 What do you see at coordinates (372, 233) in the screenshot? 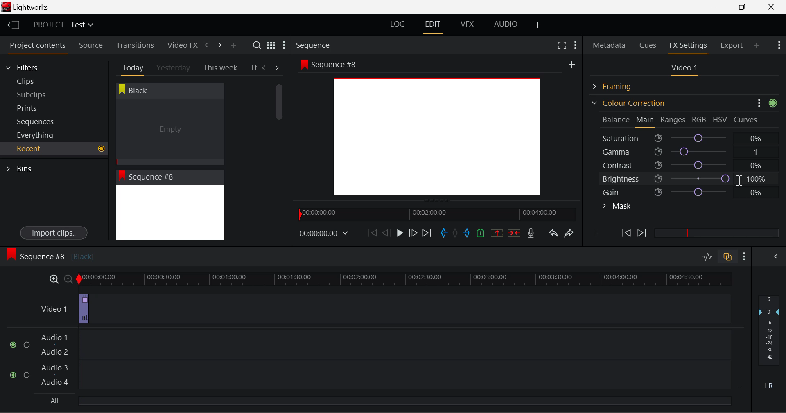
I see `To Start` at bounding box center [372, 233].